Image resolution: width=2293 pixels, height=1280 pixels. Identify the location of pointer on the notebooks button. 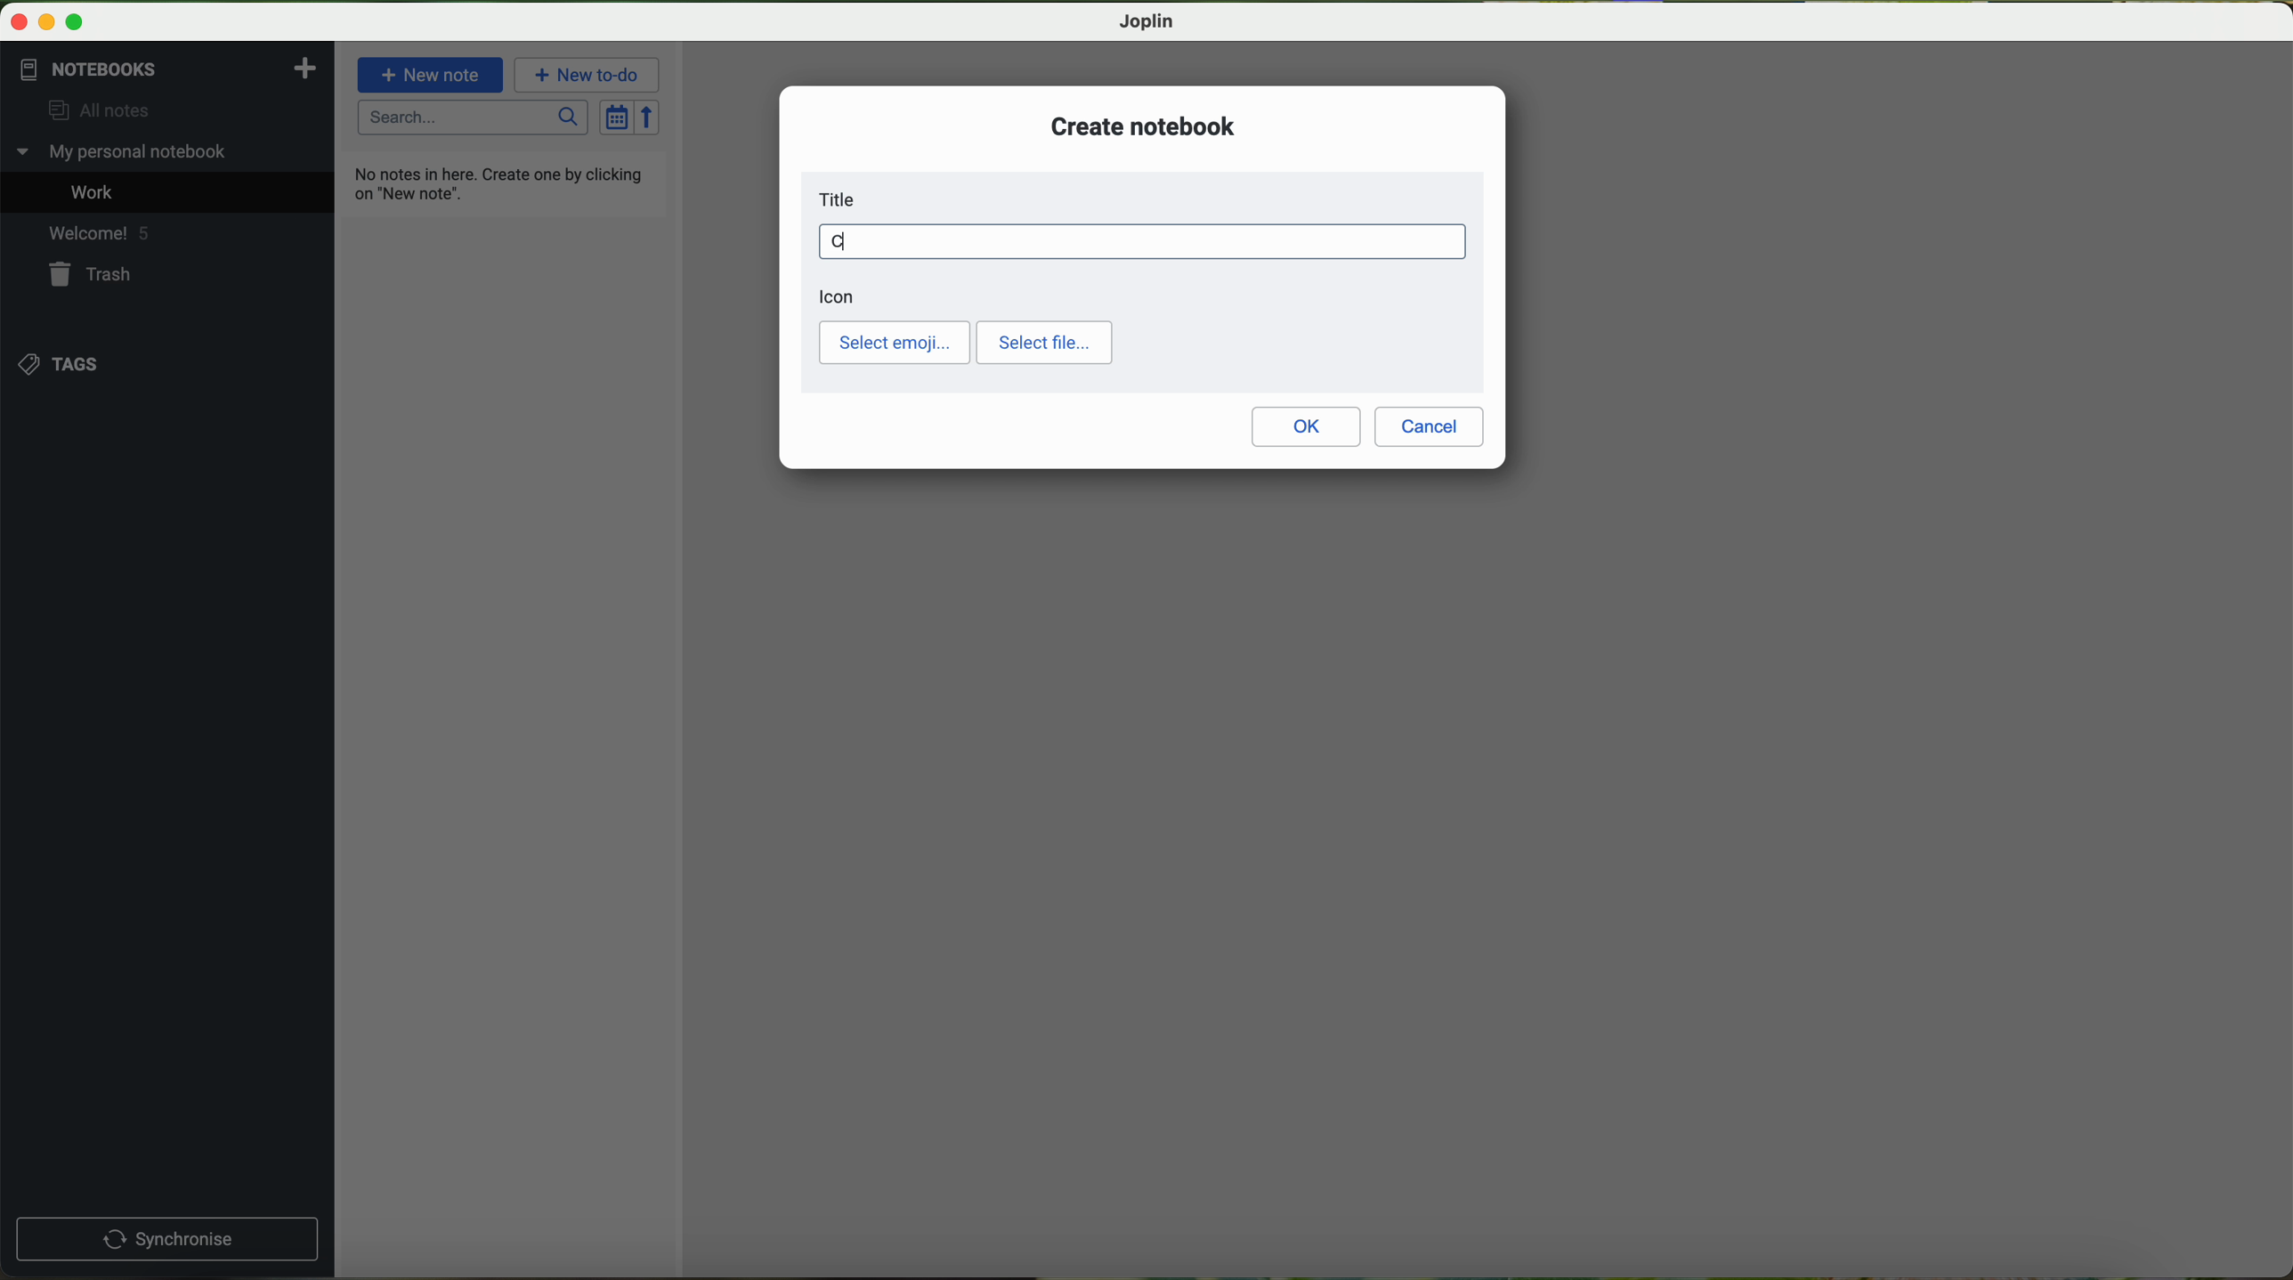
(118, 69).